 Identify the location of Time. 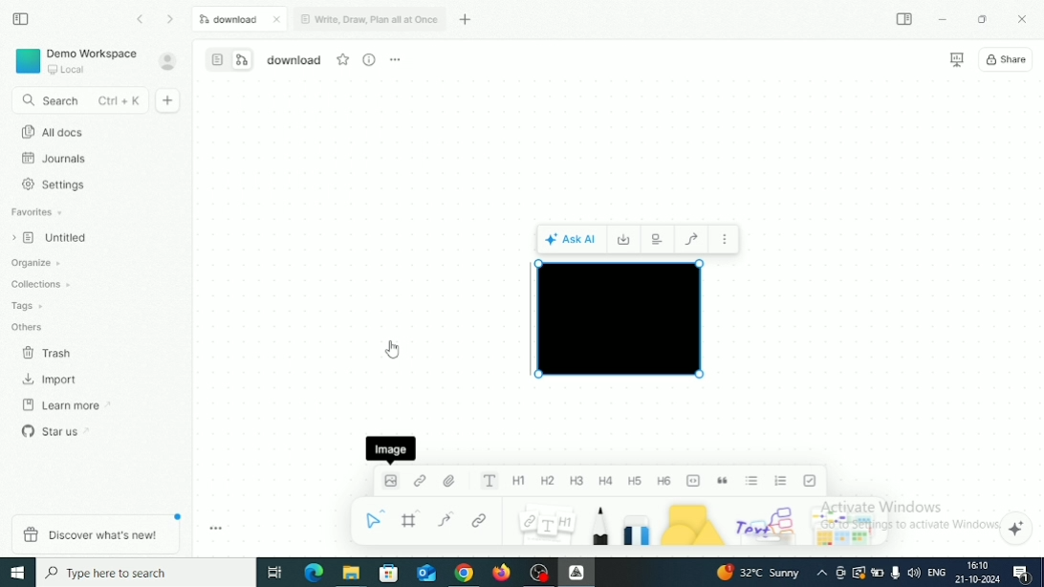
(978, 564).